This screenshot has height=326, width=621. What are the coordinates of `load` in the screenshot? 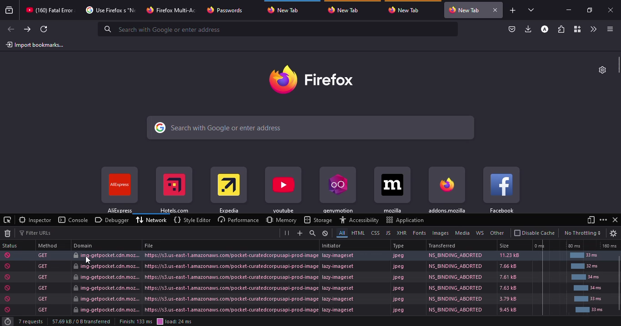 It's located at (175, 321).